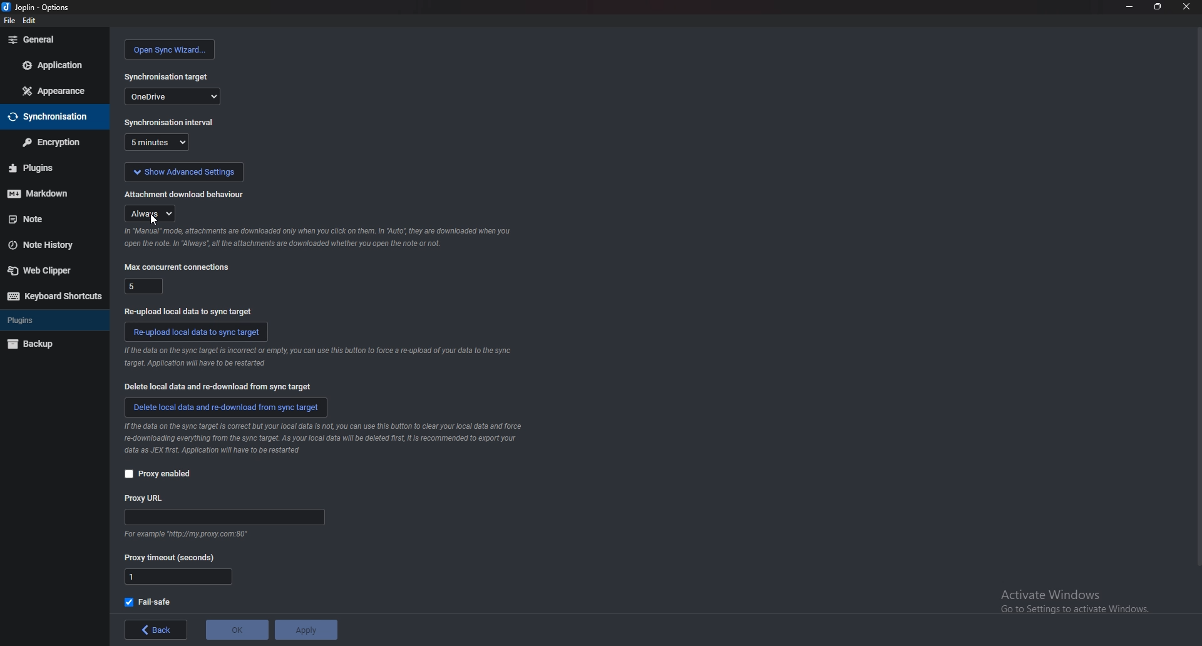 This screenshot has height=646, width=1202. I want to click on plugins, so click(50, 168).